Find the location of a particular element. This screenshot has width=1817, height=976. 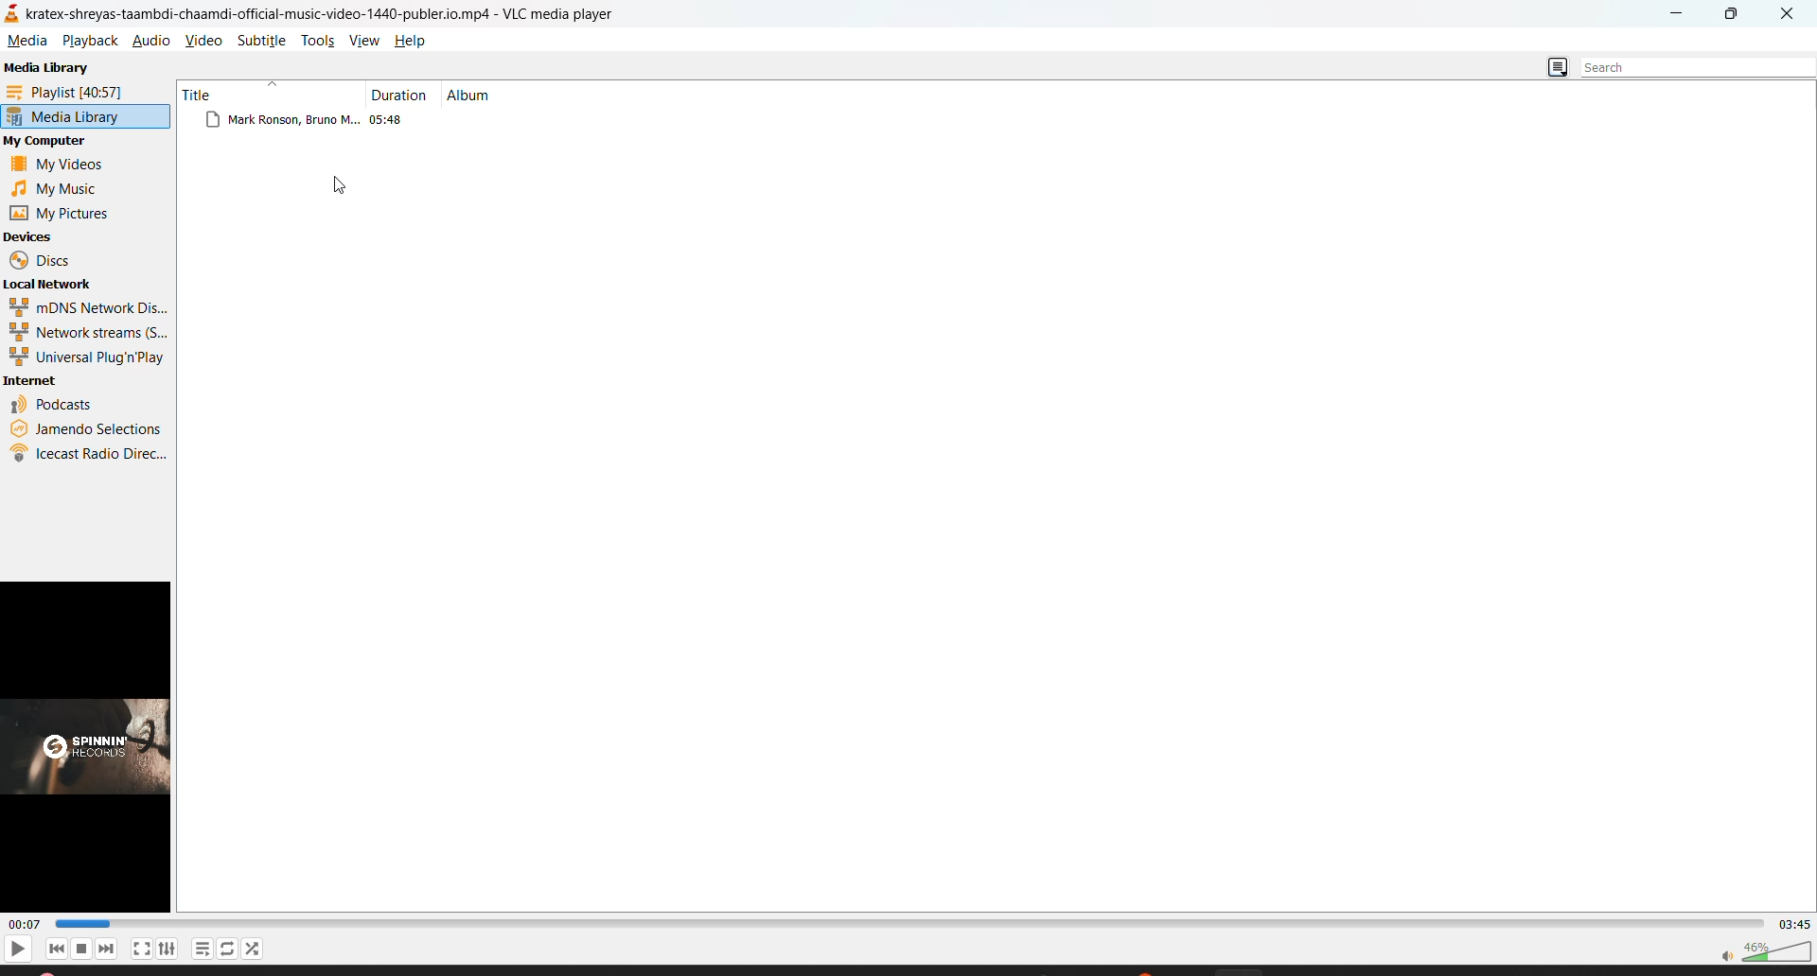

files from media library is located at coordinates (357, 124).